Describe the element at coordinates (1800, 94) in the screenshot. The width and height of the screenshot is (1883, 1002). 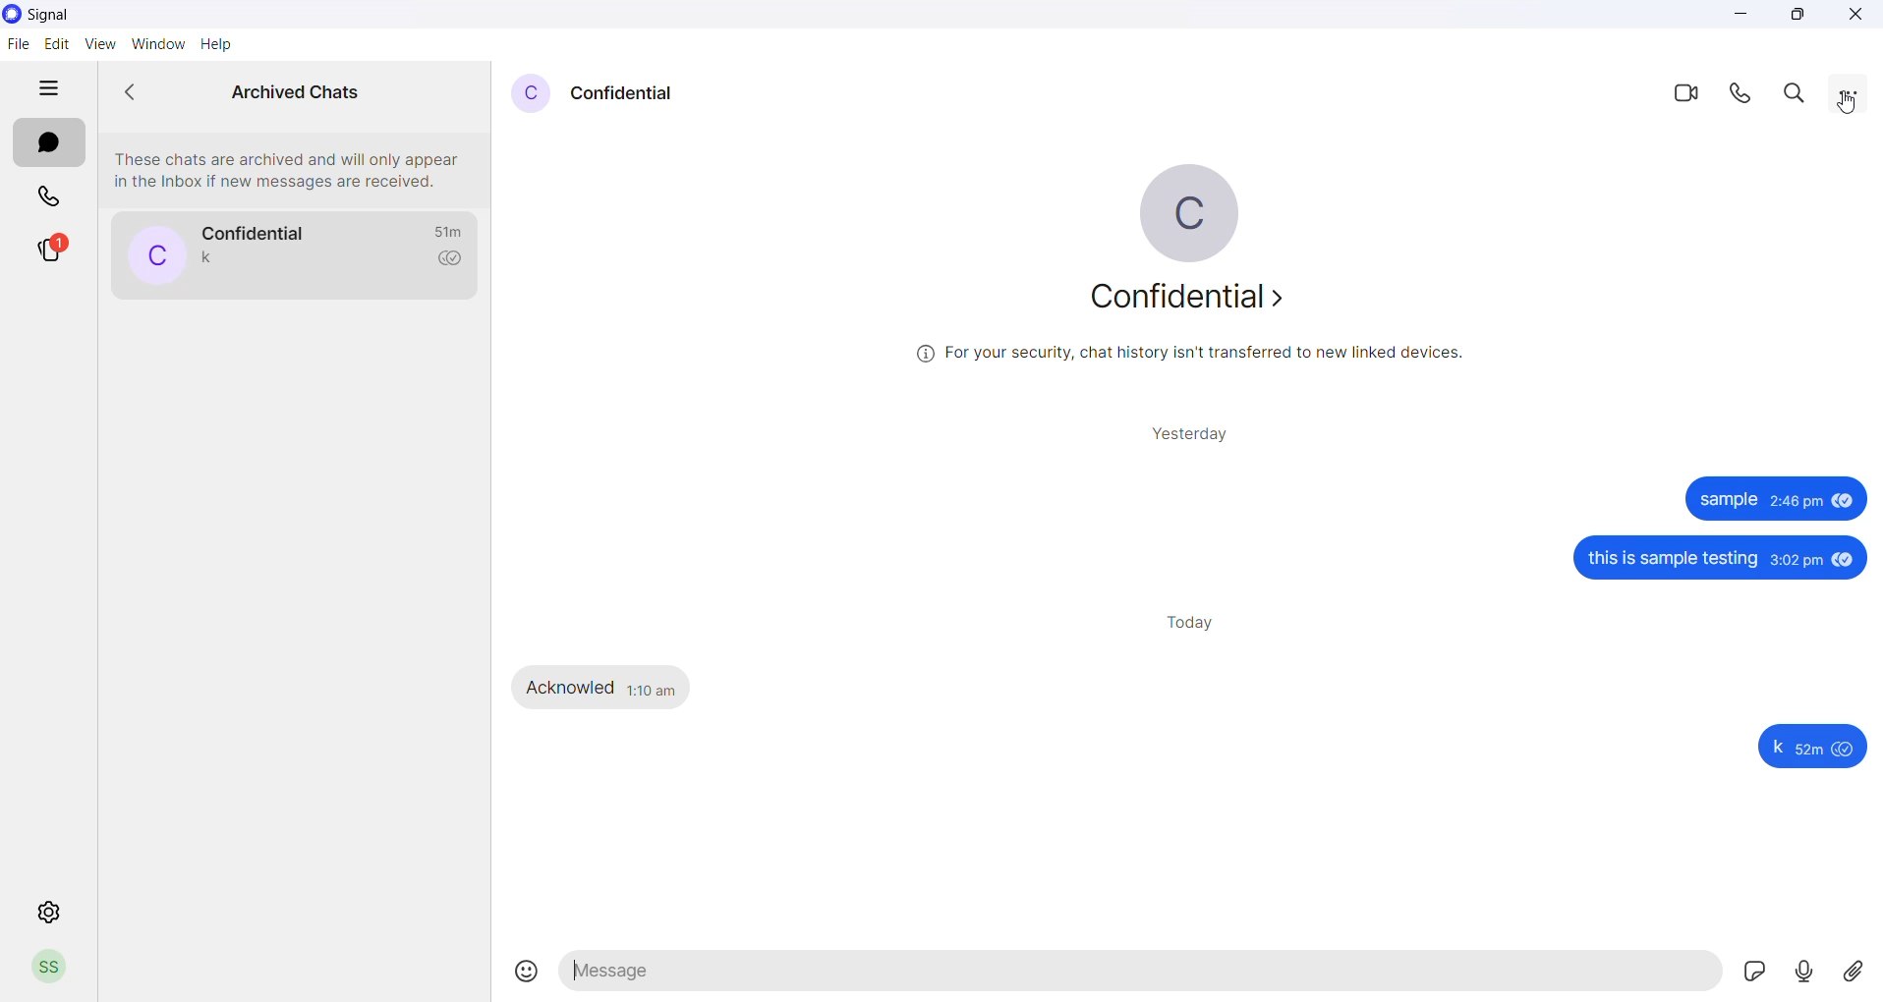
I see `search in chat` at that location.